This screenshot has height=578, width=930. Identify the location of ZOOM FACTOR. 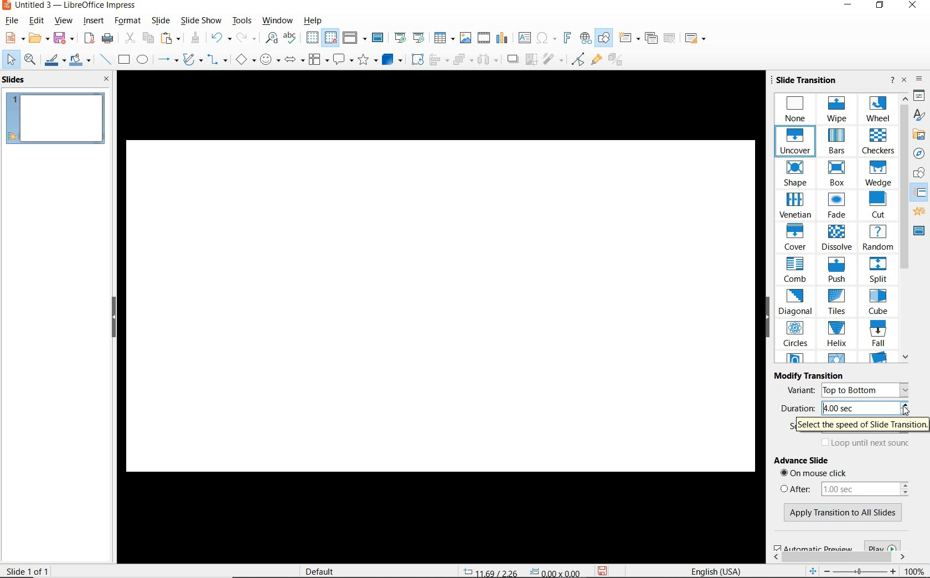
(915, 570).